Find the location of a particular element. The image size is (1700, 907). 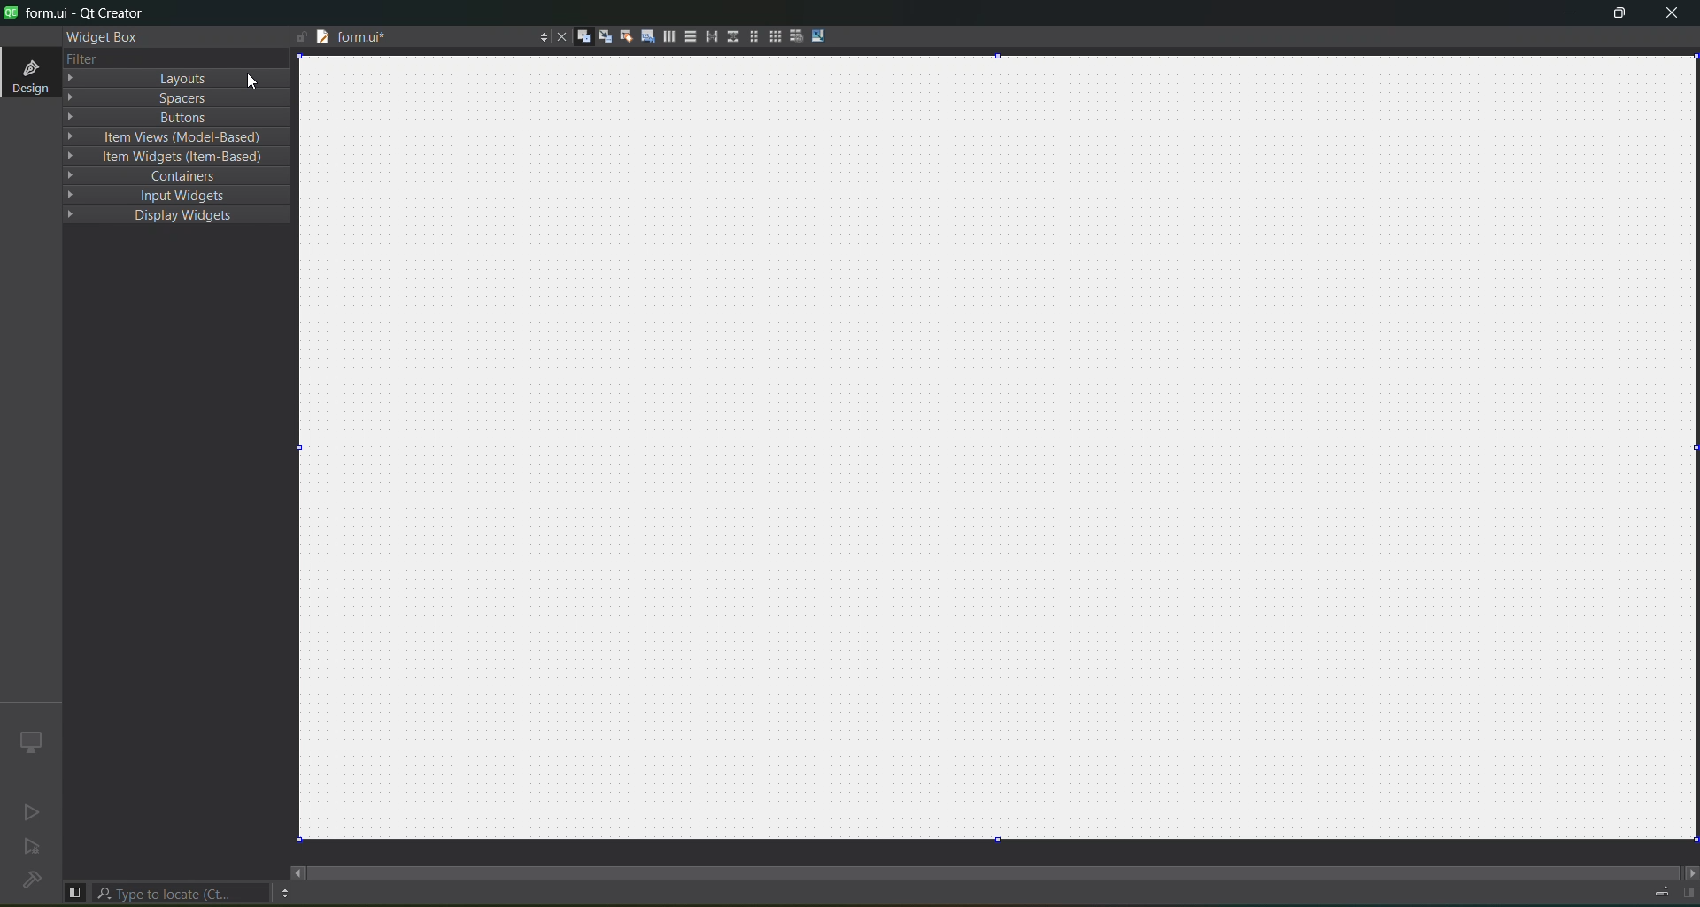

edit buddies is located at coordinates (623, 35).